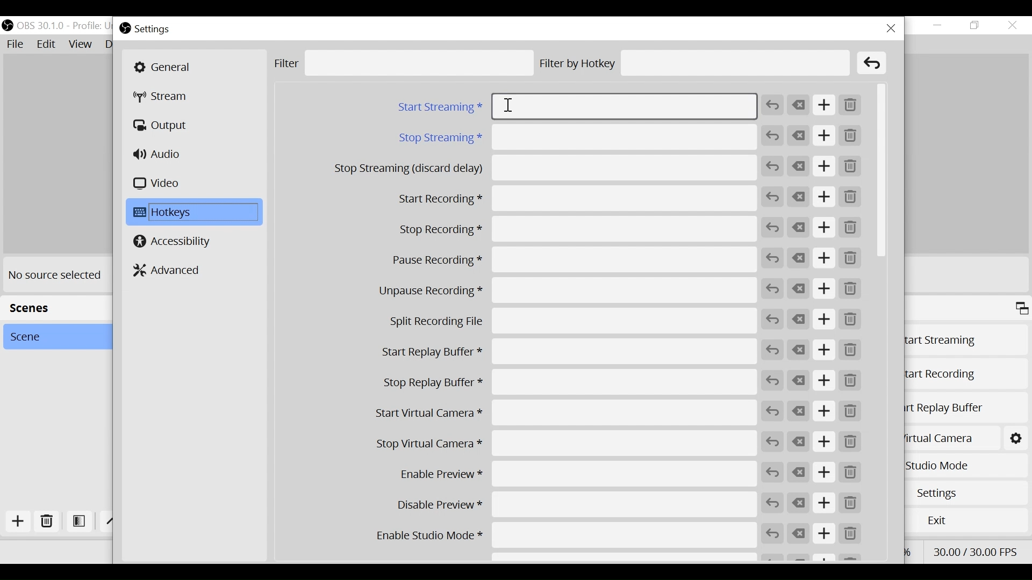  What do you see at coordinates (159, 183) in the screenshot?
I see `Video` at bounding box center [159, 183].